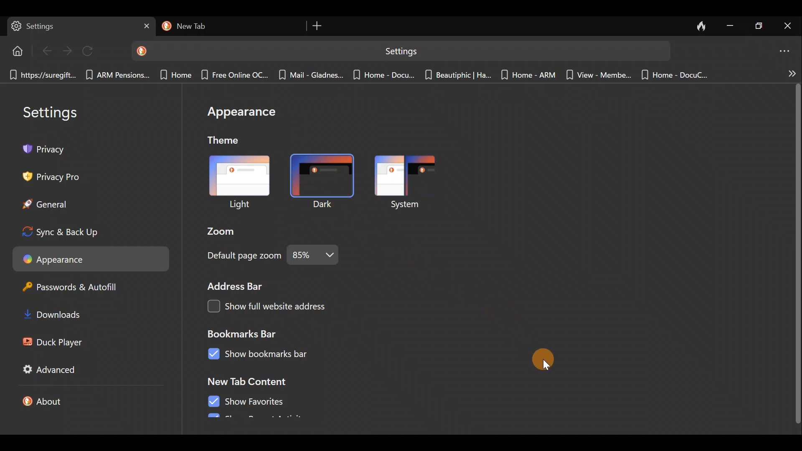  Describe the element at coordinates (384, 74) in the screenshot. I see `Bookmark 6` at that location.